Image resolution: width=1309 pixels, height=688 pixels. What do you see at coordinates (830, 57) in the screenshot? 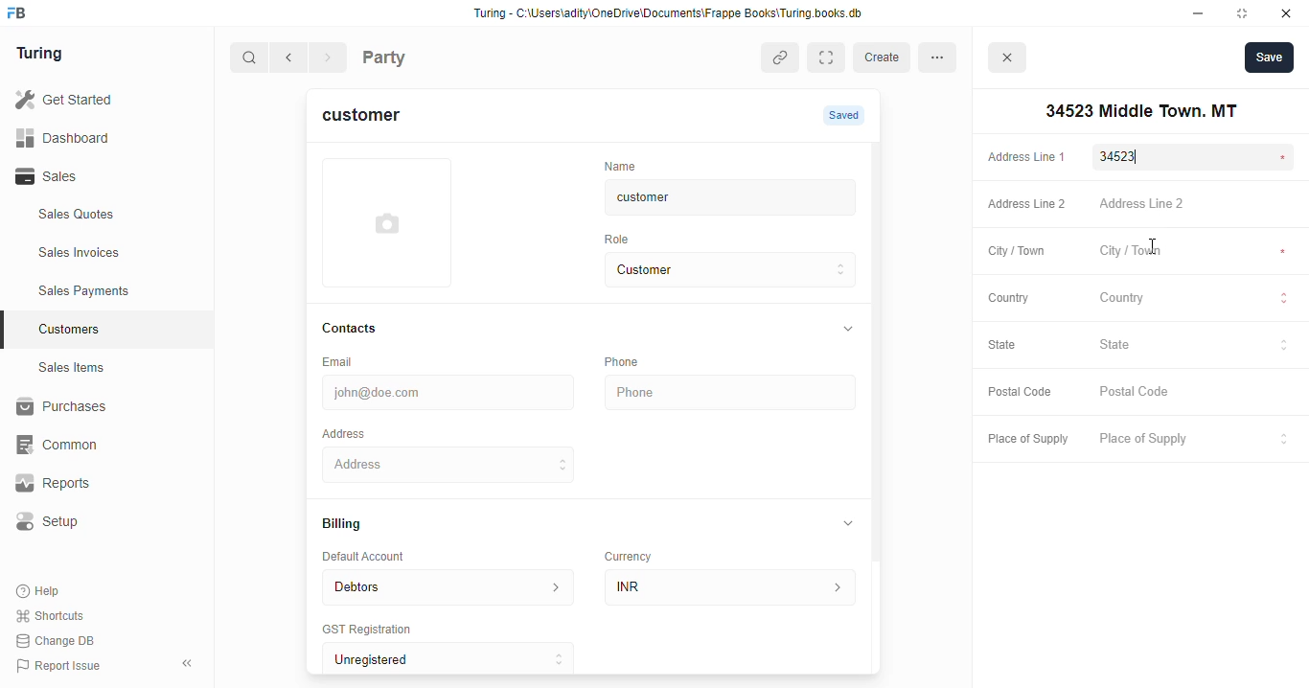
I see `Expand` at bounding box center [830, 57].